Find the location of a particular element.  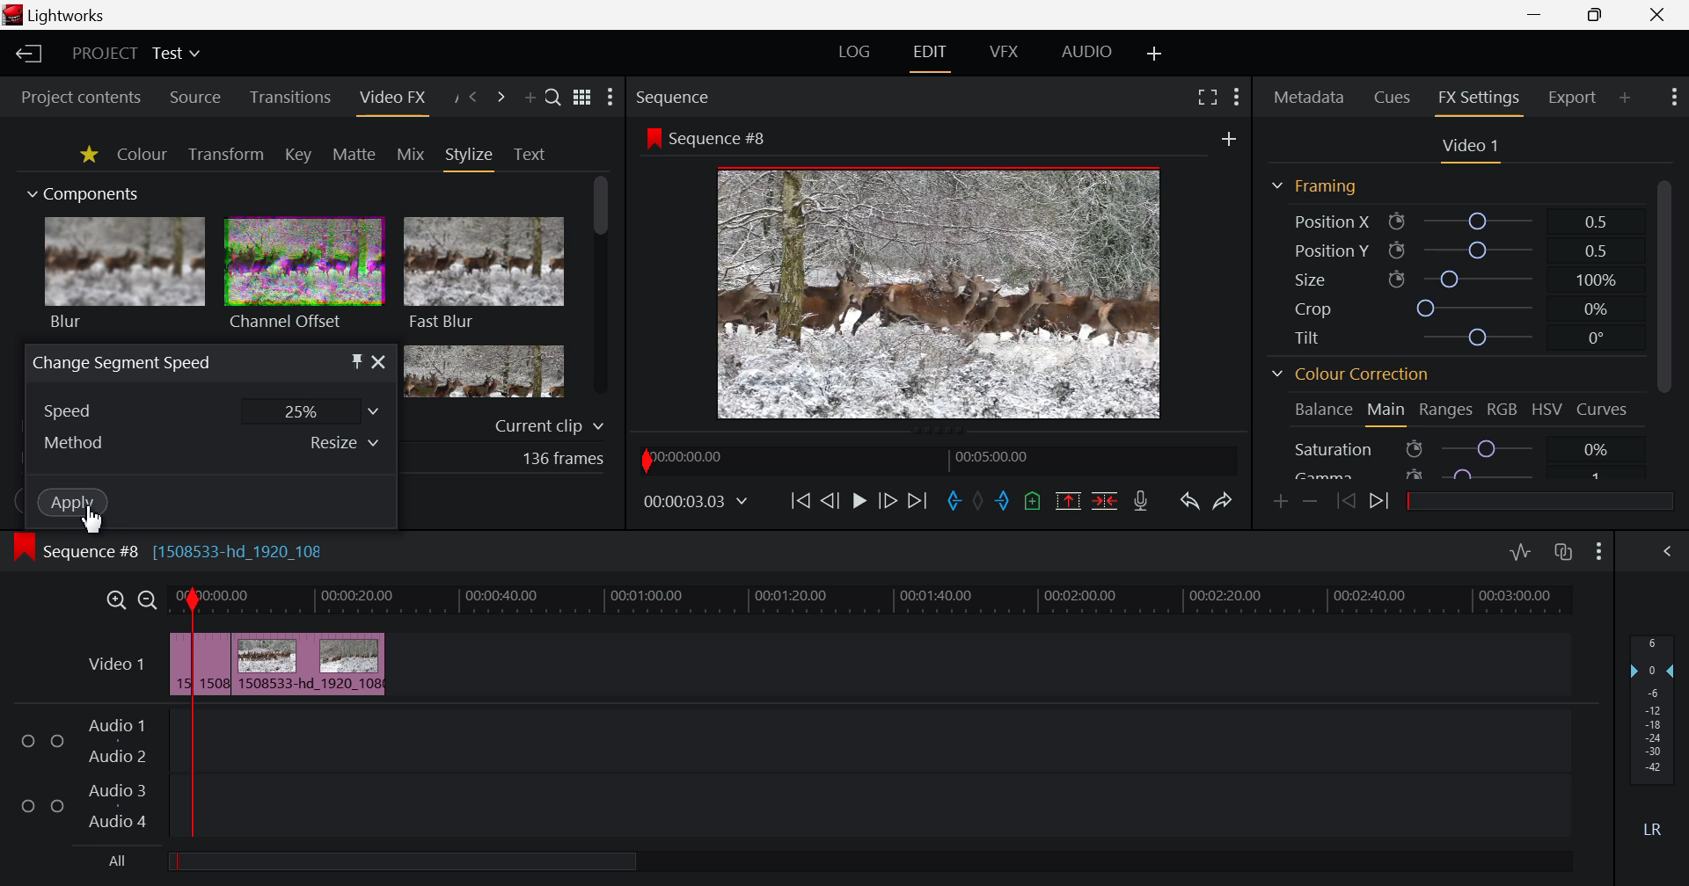

Cursor on Apply is located at coordinates (75, 503).